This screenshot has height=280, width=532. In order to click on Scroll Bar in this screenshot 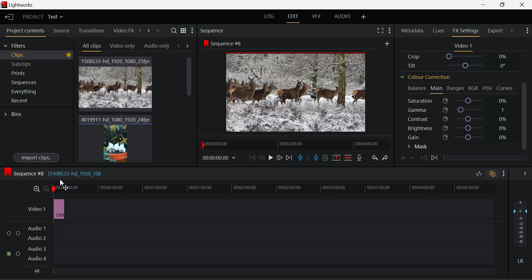, I will do `click(524, 117)`.